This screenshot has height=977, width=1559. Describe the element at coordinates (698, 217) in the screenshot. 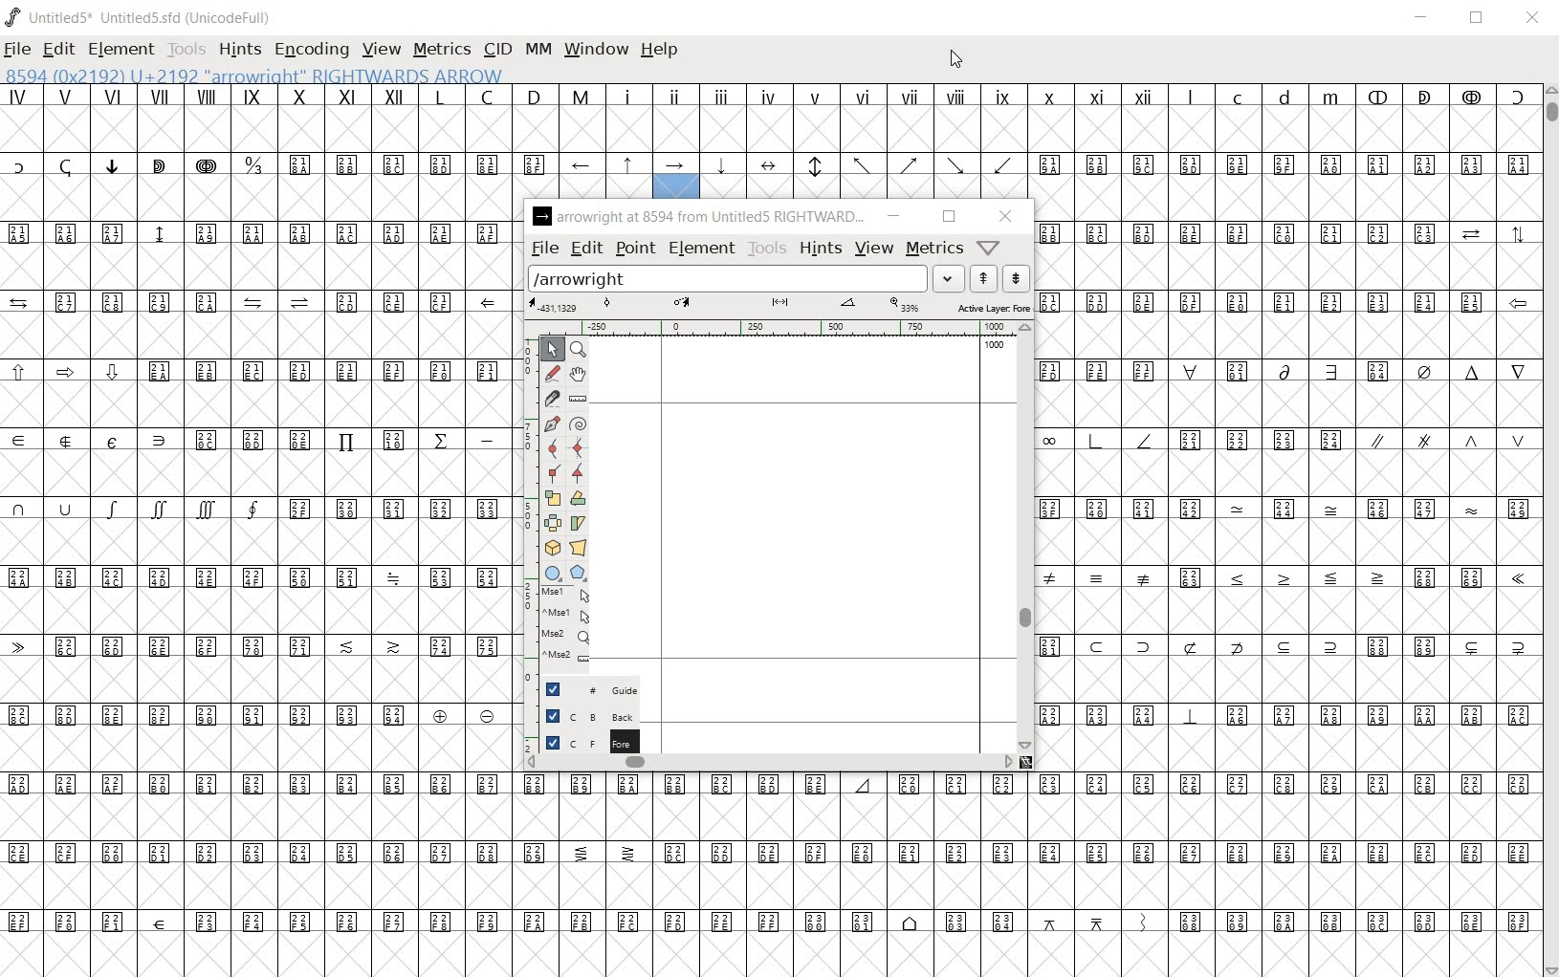

I see `arrowright at 8594 from Untitled5.RIGHTWARD...` at that location.